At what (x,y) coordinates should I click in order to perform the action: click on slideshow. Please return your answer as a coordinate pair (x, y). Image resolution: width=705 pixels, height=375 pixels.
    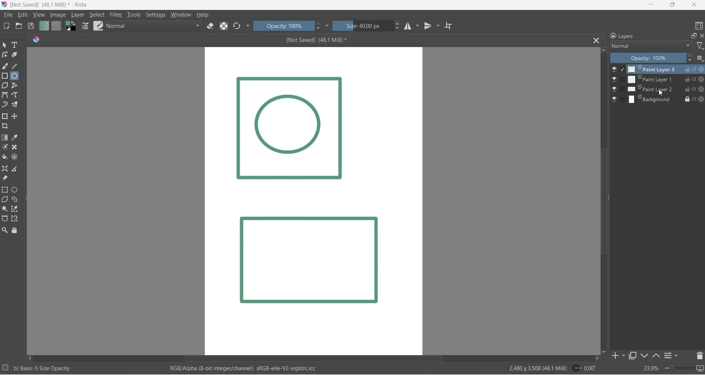
    Looking at the image, I should click on (701, 369).